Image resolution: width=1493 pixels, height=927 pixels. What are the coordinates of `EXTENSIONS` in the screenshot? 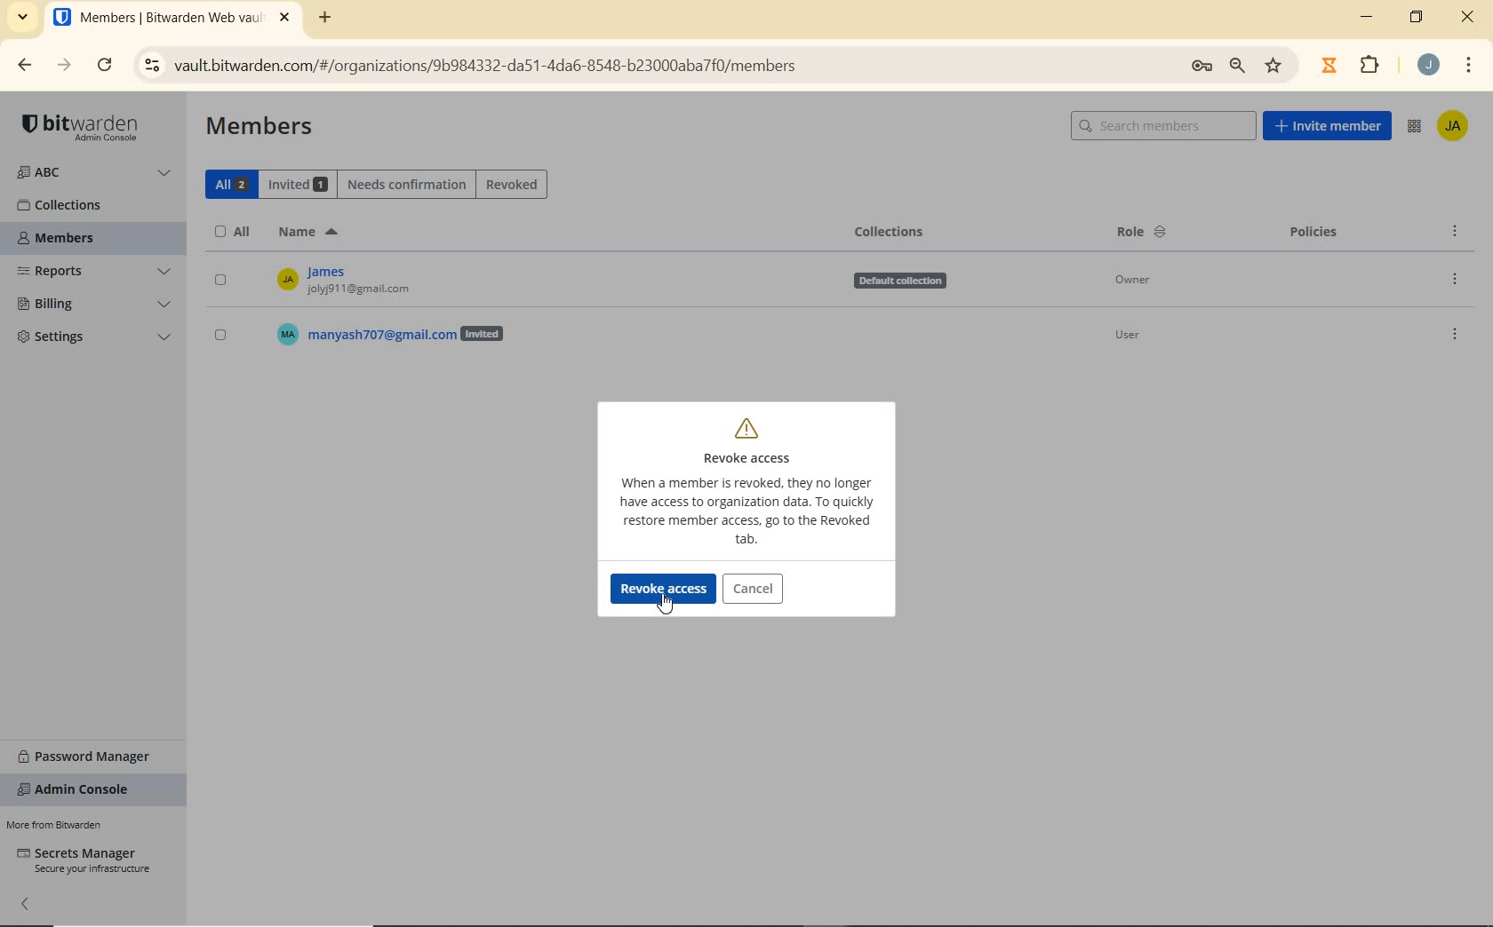 It's located at (1353, 64).